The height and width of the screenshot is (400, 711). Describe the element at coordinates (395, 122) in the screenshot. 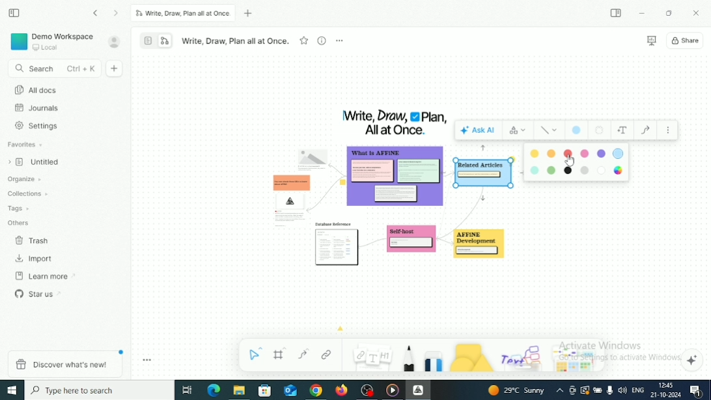

I see `Title` at that location.